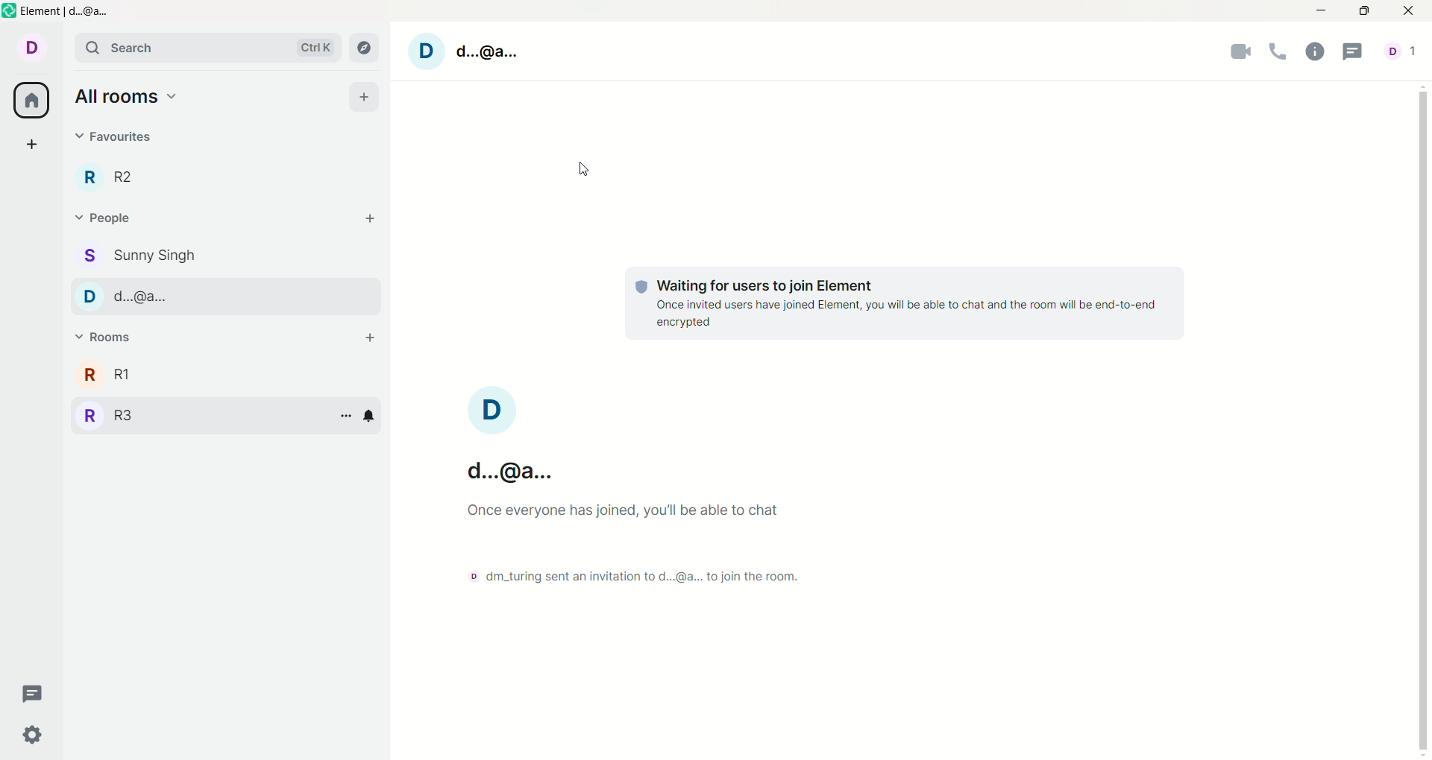 Image resolution: width=1432 pixels, height=760 pixels. I want to click on d...@a... chat, so click(213, 297).